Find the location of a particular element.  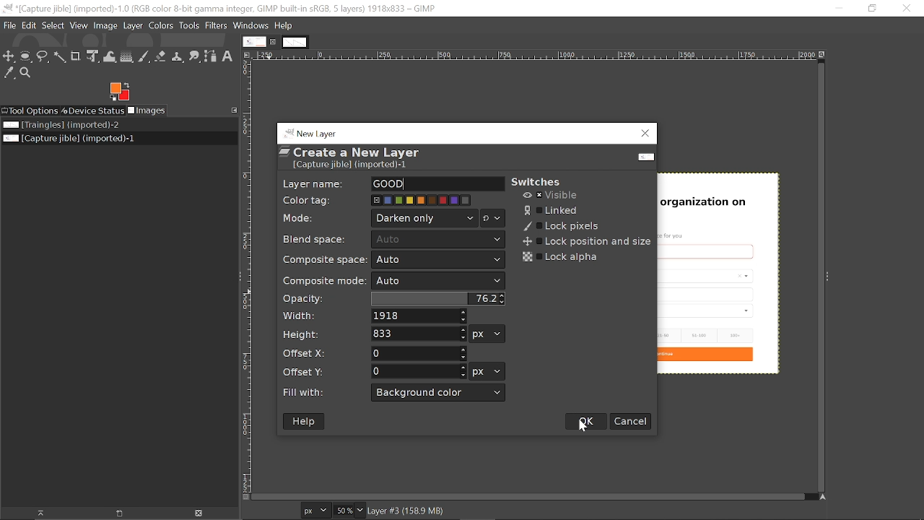

Height: is located at coordinates (307, 337).